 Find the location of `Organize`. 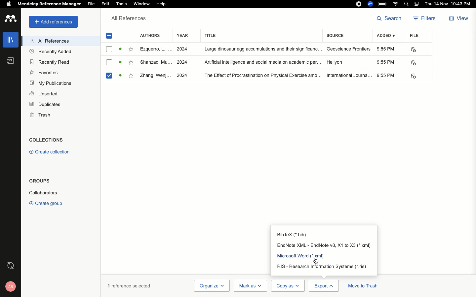

Organize is located at coordinates (211, 286).